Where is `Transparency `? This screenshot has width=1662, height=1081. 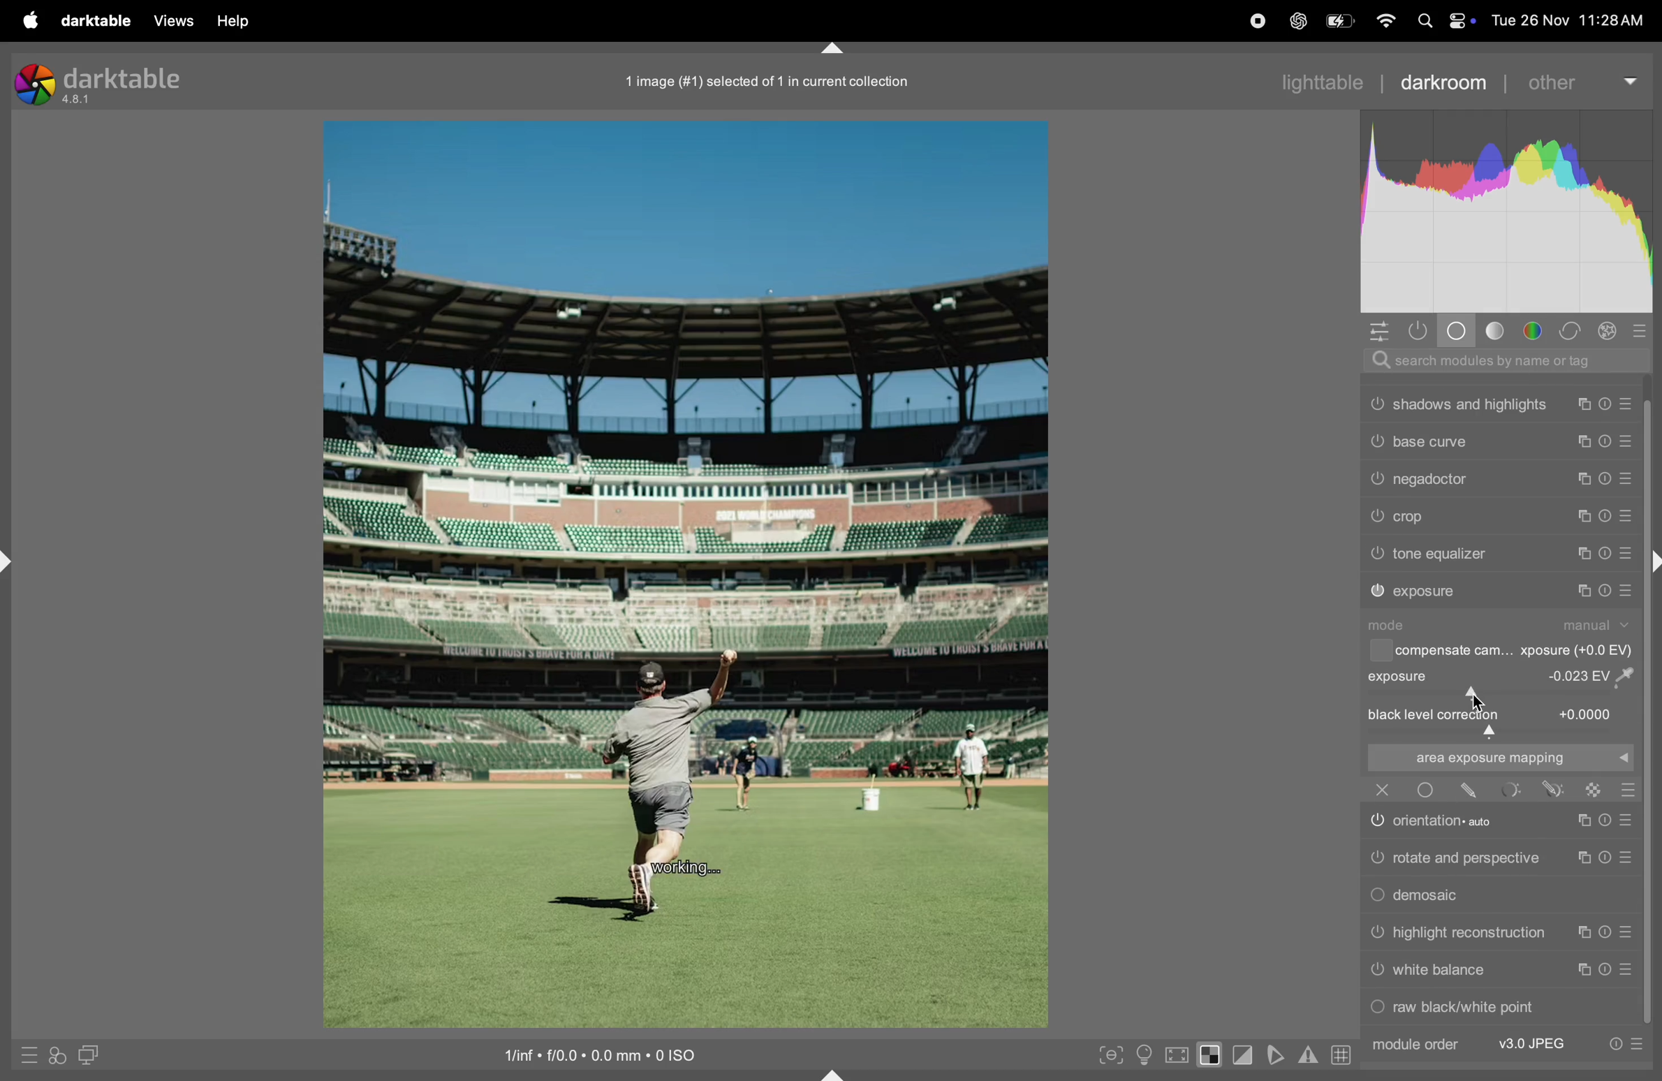
Transparency  is located at coordinates (1594, 790).